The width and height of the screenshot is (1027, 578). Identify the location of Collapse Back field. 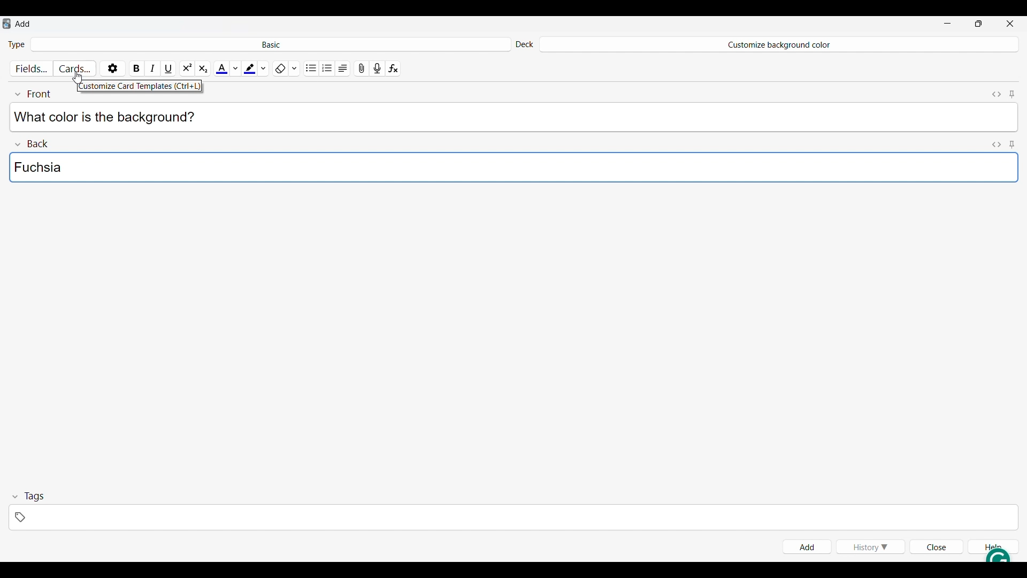
(32, 142).